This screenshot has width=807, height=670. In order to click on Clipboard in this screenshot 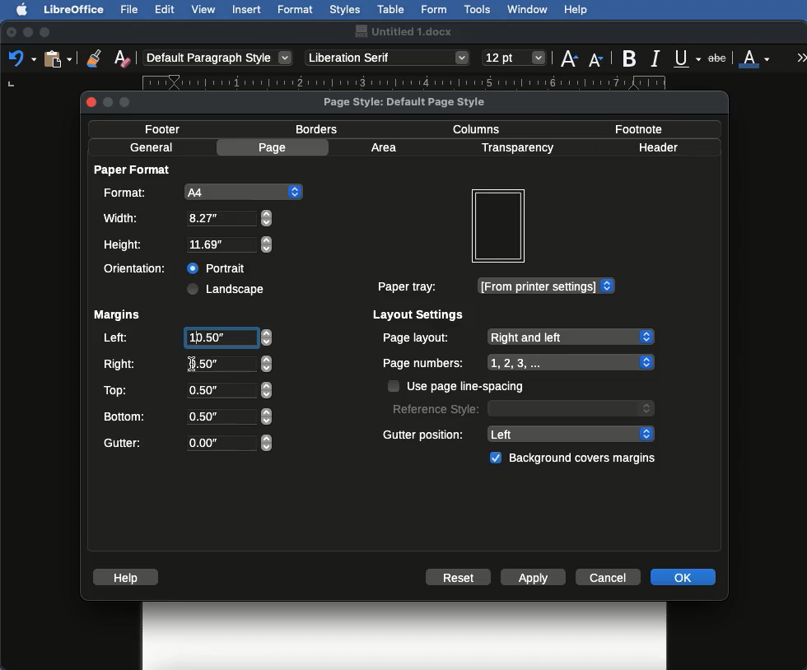, I will do `click(58, 58)`.